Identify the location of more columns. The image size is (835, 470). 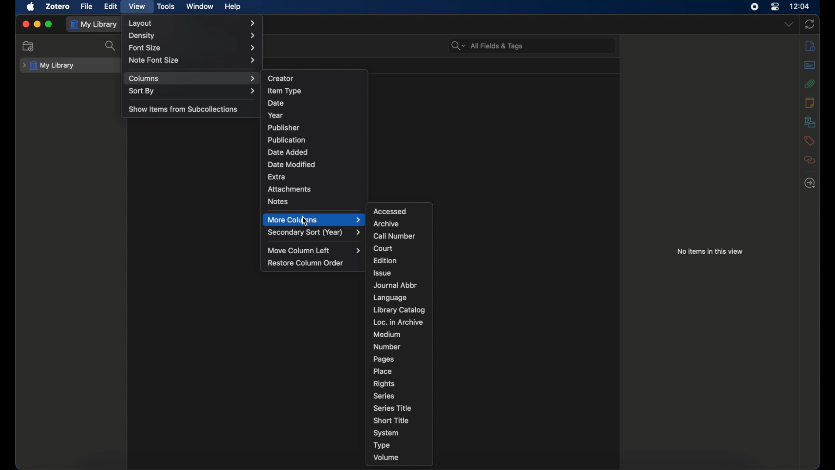
(315, 220).